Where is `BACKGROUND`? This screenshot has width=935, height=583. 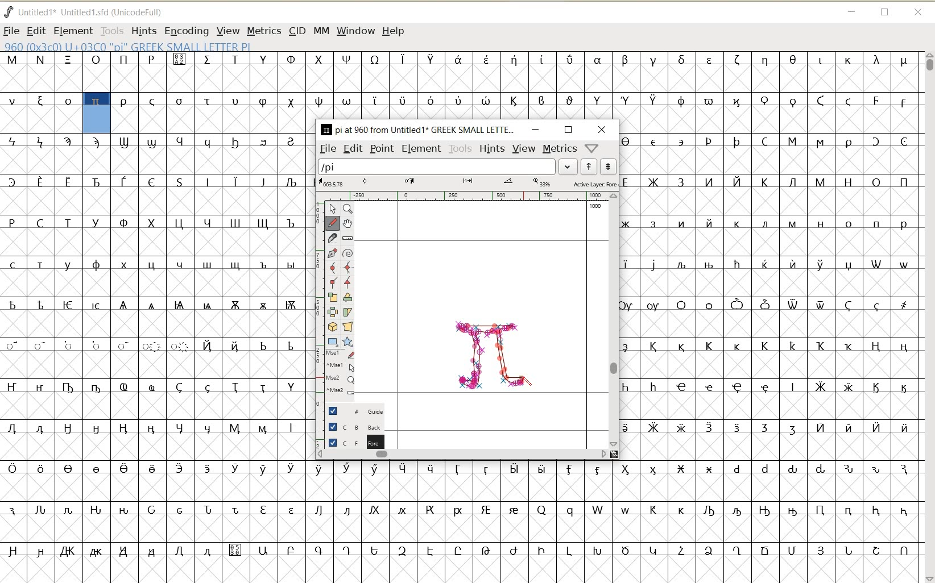
BACKGROUND is located at coordinates (350, 442).